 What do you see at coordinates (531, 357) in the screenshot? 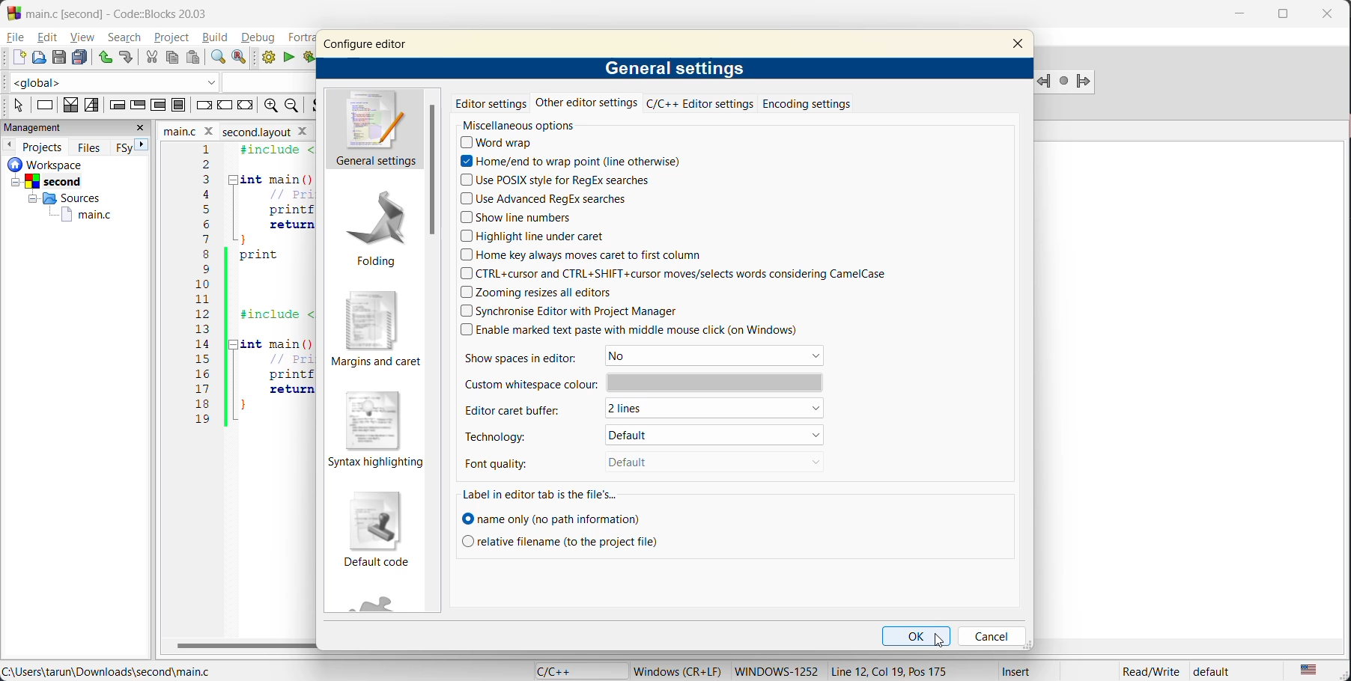
I see `show spaces in editor` at bounding box center [531, 357].